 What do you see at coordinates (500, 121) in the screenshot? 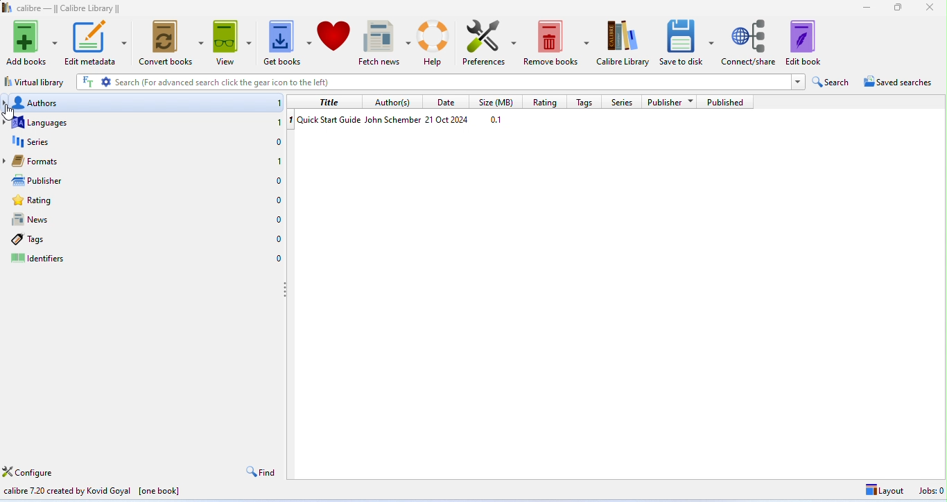
I see `size` at bounding box center [500, 121].